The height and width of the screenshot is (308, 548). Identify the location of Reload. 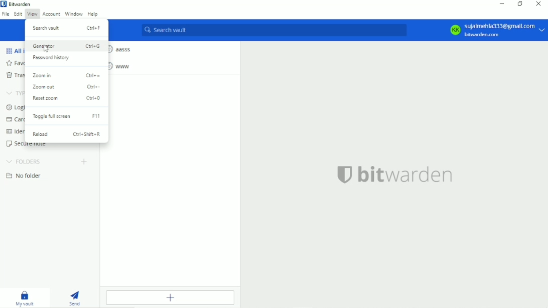
(67, 134).